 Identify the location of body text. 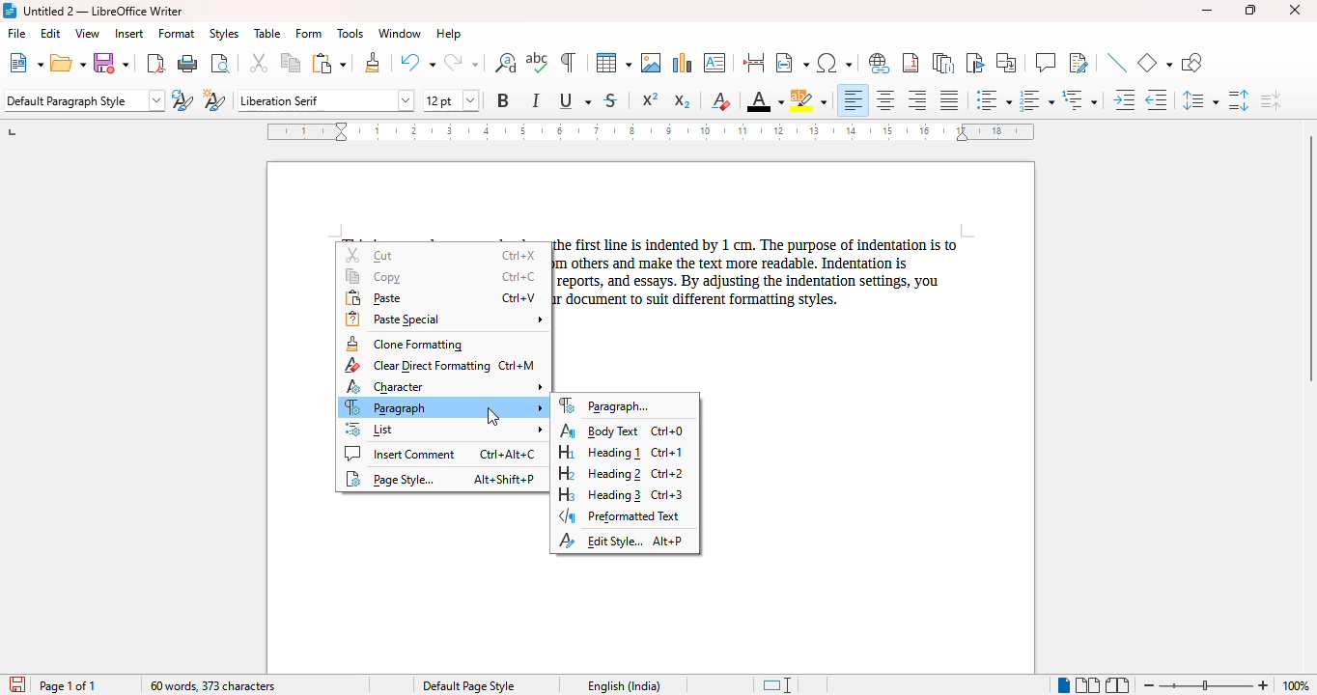
(622, 431).